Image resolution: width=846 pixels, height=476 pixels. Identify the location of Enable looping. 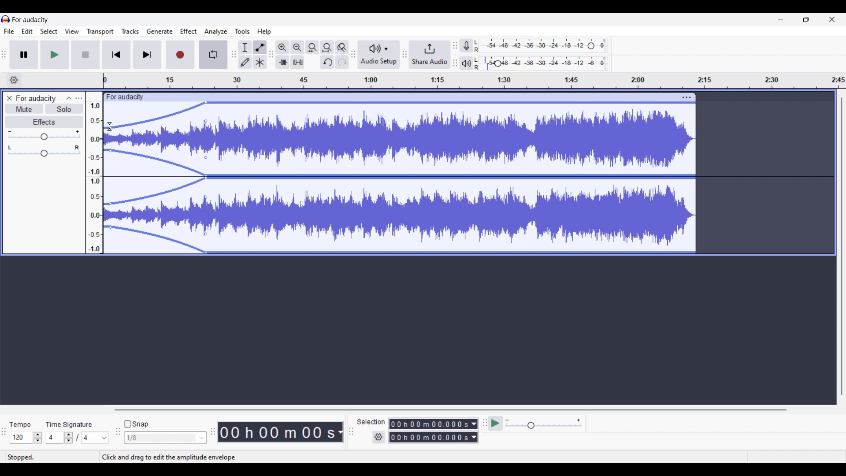
(213, 55).